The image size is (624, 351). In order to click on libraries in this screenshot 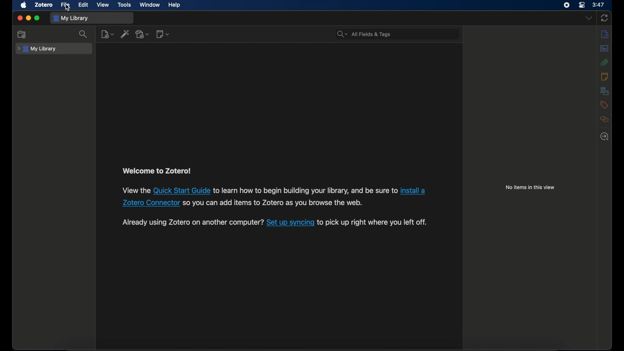, I will do `click(605, 91)`.